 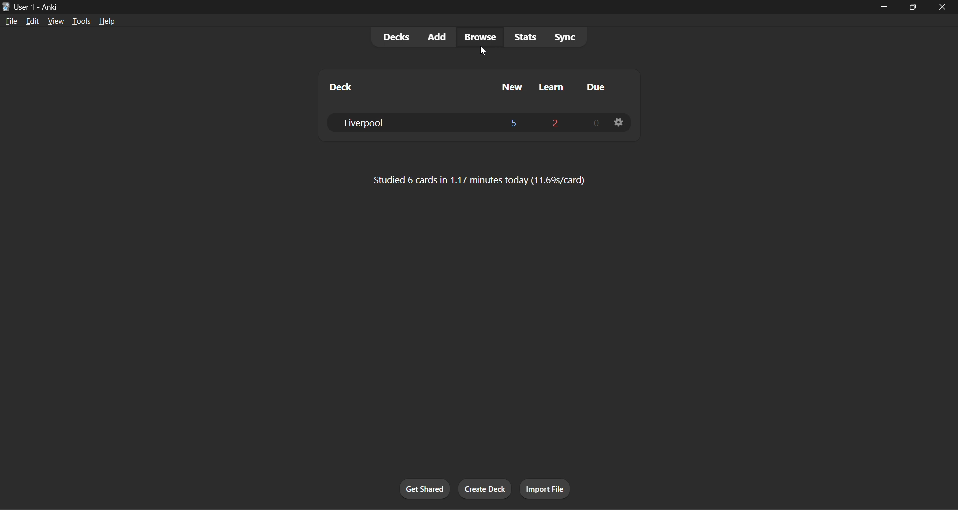 What do you see at coordinates (525, 38) in the screenshot?
I see `stats` at bounding box center [525, 38].